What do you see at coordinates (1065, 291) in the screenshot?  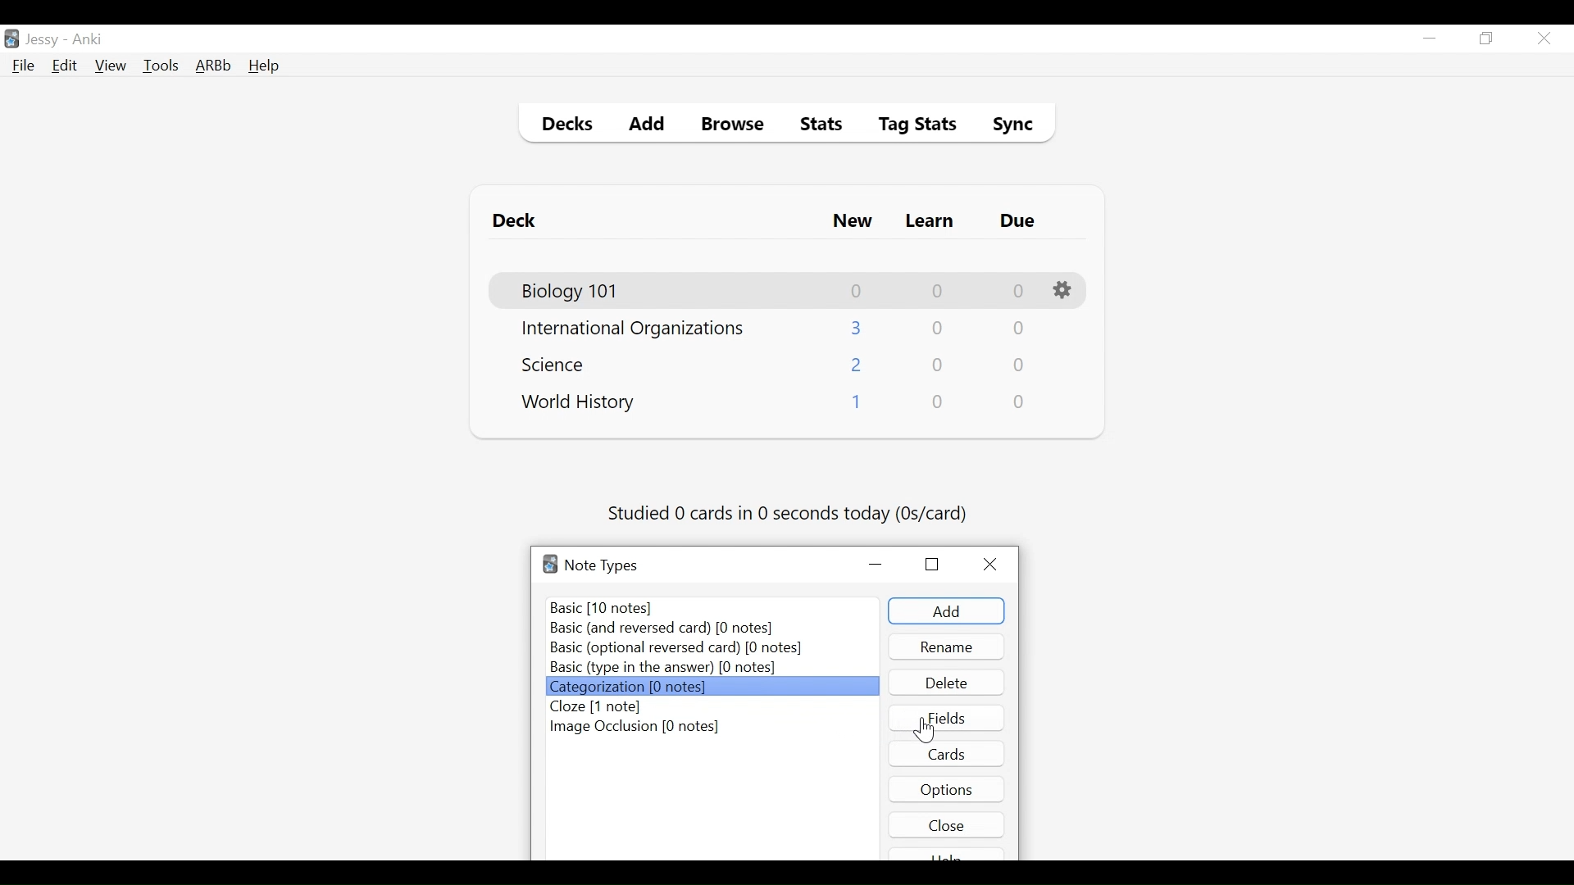 I see `Options` at bounding box center [1065, 291].